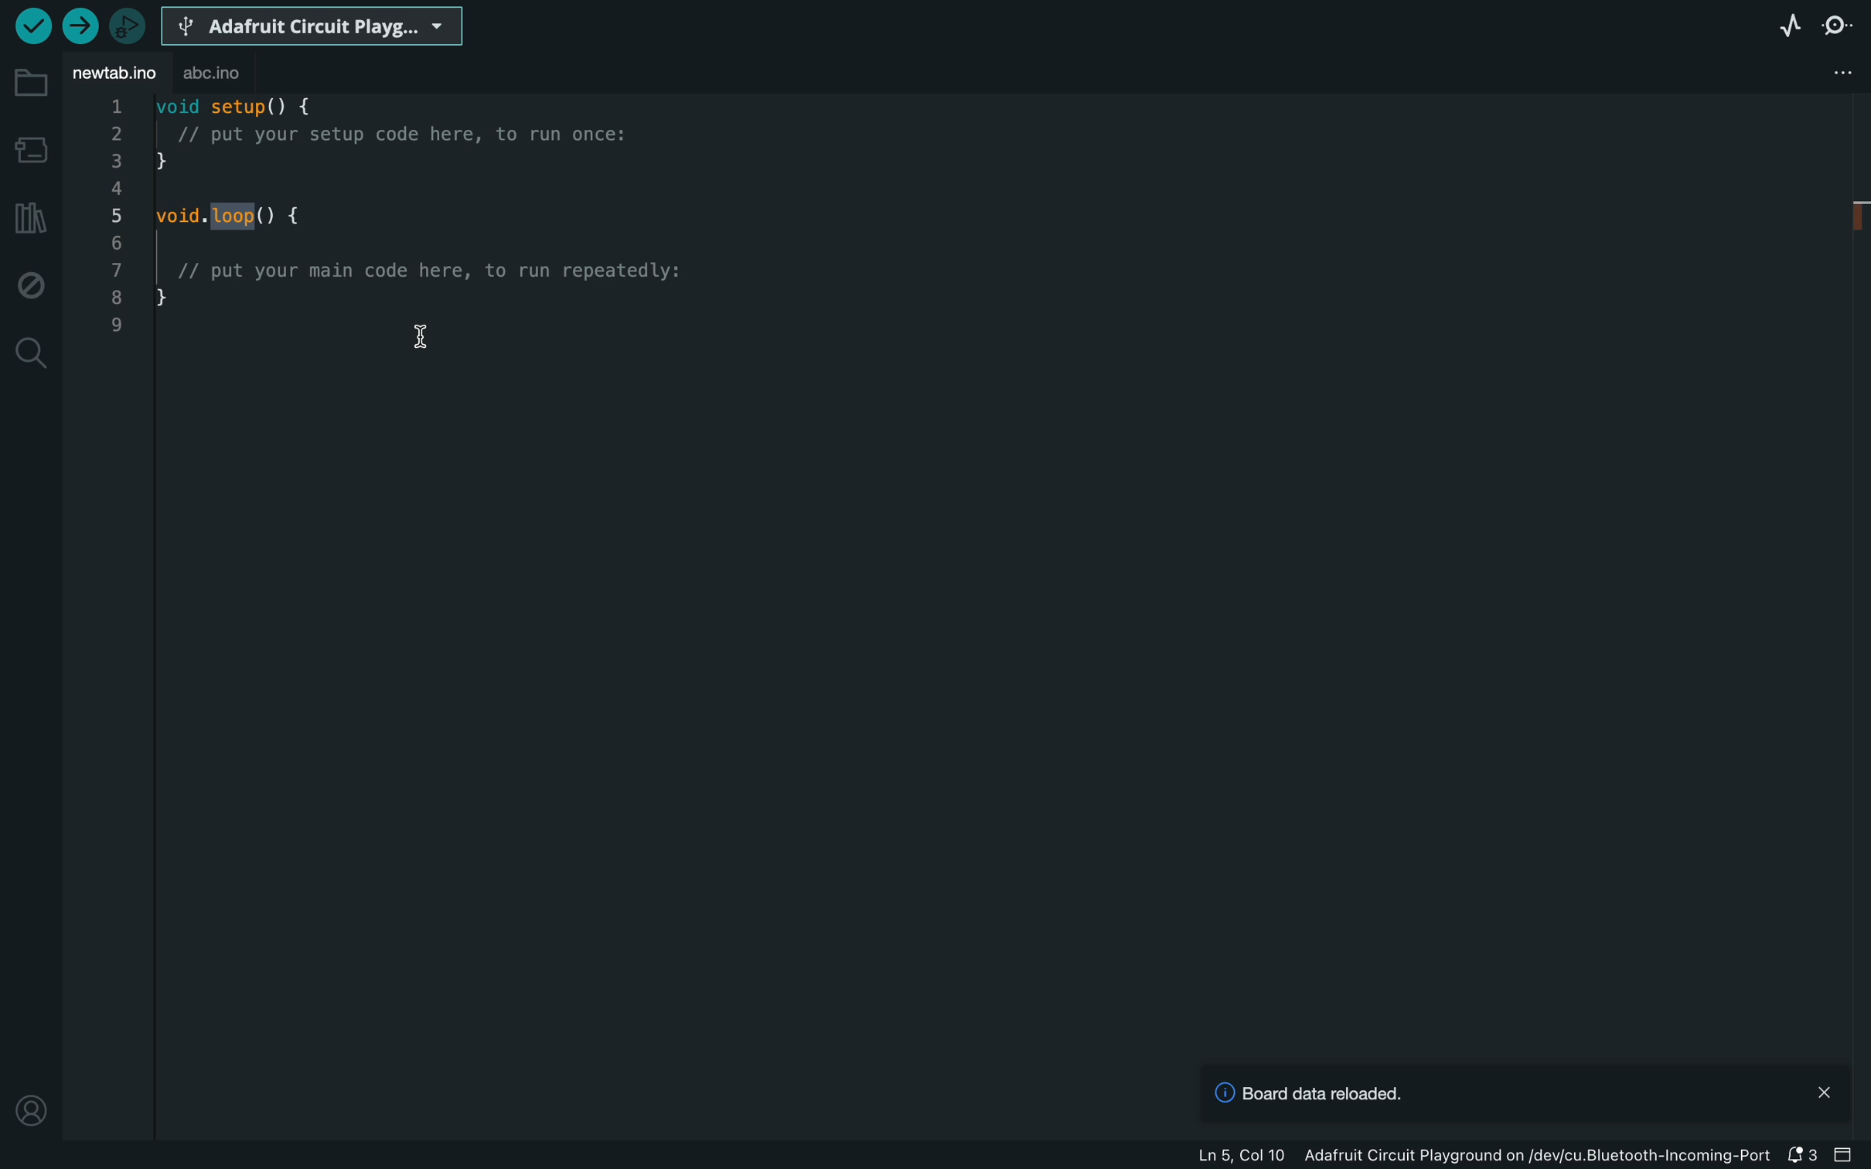 This screenshot has width=1871, height=1169. I want to click on close, so click(1825, 1090).